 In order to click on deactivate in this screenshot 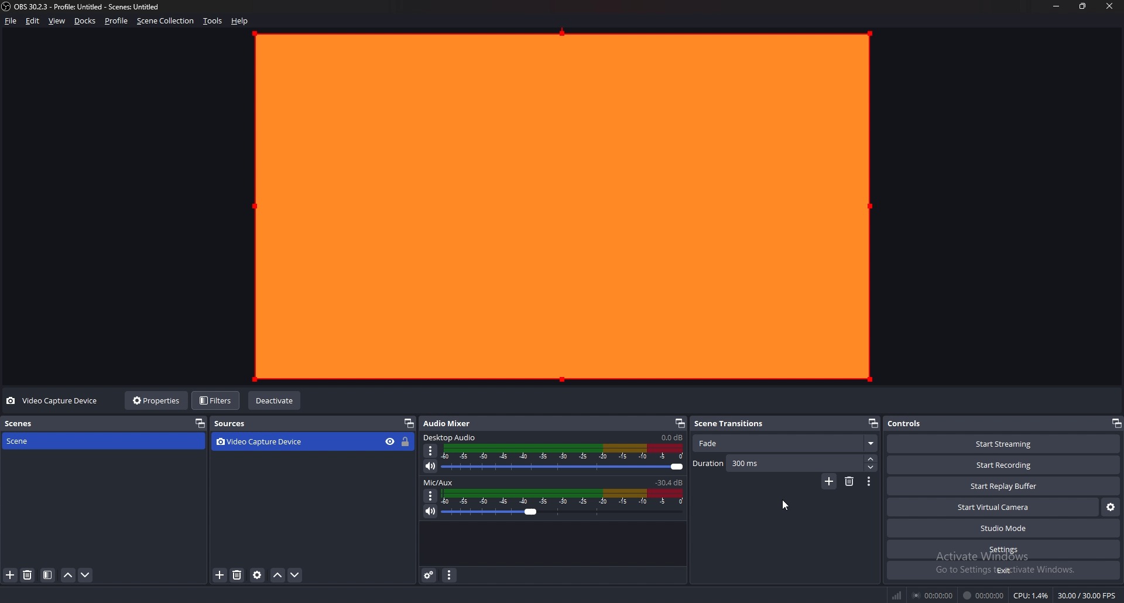, I will do `click(275, 401)`.